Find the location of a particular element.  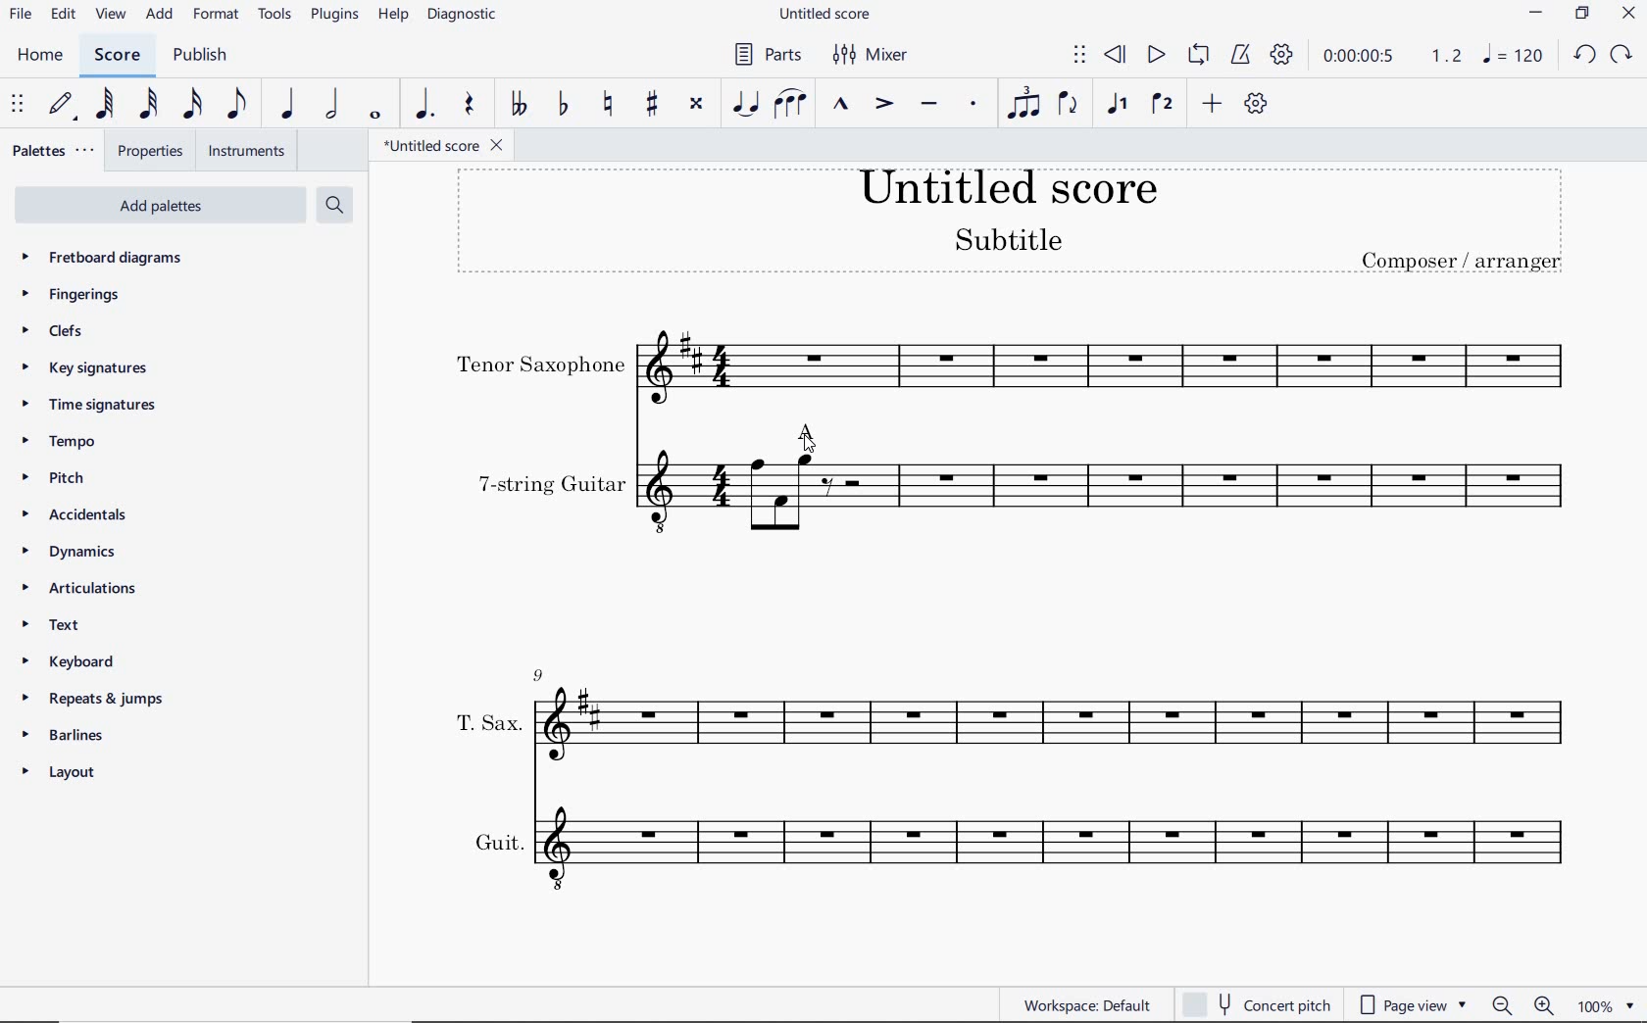

REDO is located at coordinates (1622, 57).